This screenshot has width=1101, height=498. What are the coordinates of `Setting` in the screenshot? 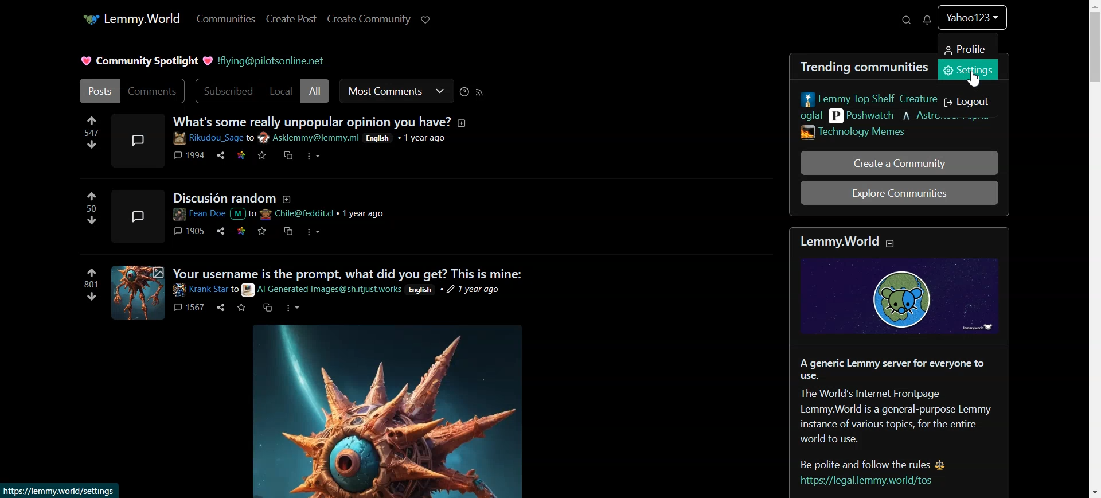 It's located at (967, 74).